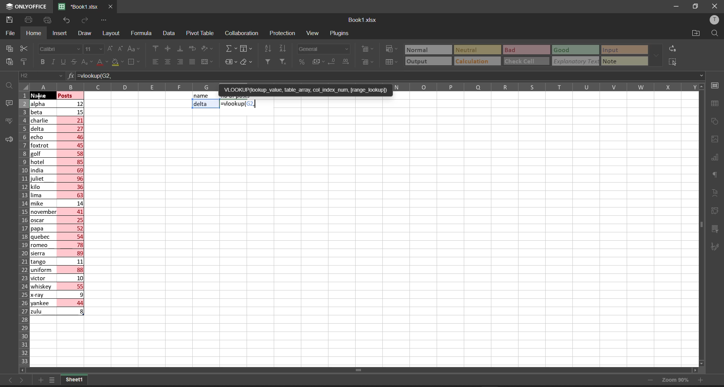  I want to click on file, so click(11, 32).